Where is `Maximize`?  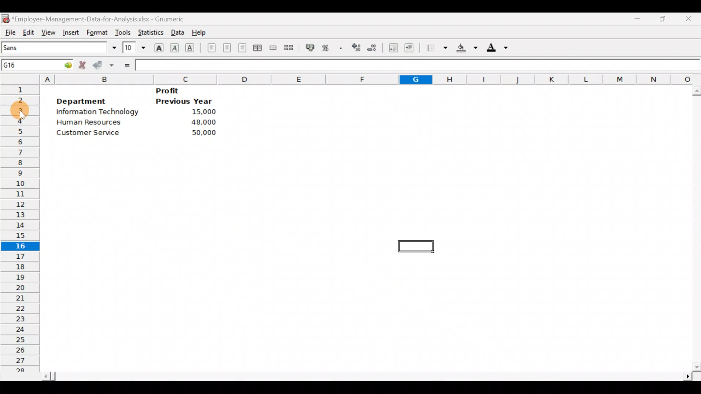
Maximize is located at coordinates (666, 18).